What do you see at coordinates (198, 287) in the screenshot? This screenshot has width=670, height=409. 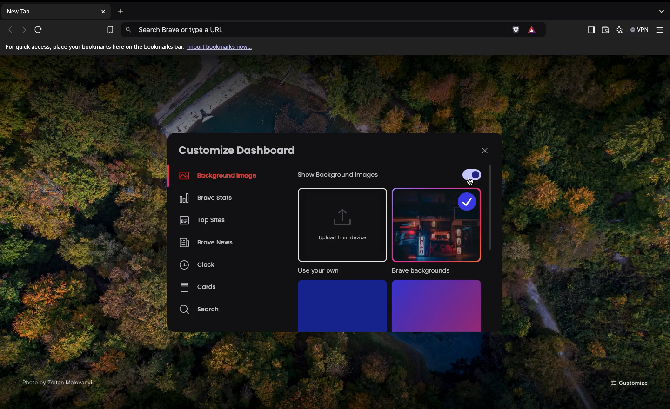 I see `Cards` at bounding box center [198, 287].